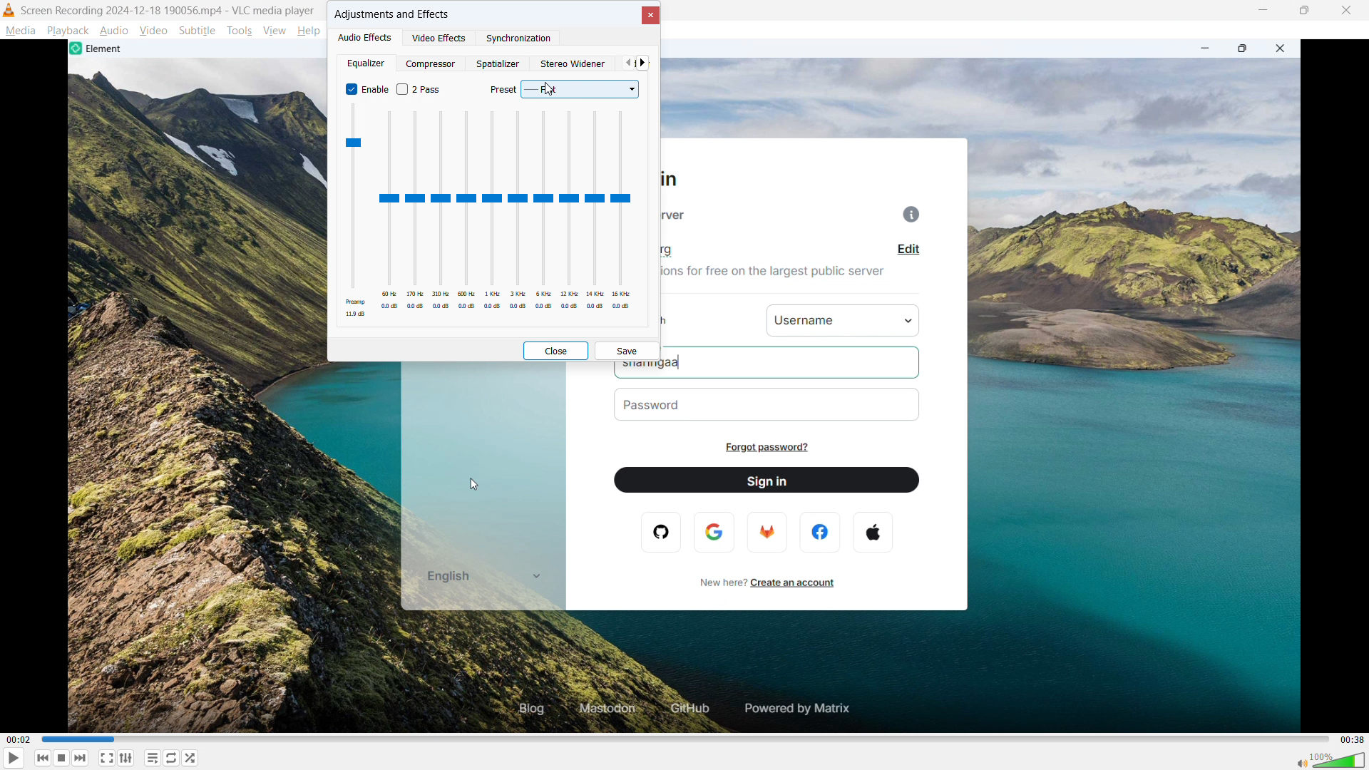 This screenshot has width=1369, height=770. Describe the element at coordinates (518, 211) in the screenshot. I see `Adjust 3 kilohertz` at that location.